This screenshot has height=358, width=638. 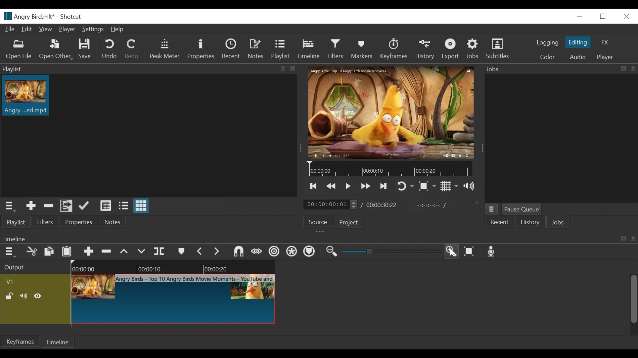 What do you see at coordinates (71, 17) in the screenshot?
I see `Shotcut` at bounding box center [71, 17].